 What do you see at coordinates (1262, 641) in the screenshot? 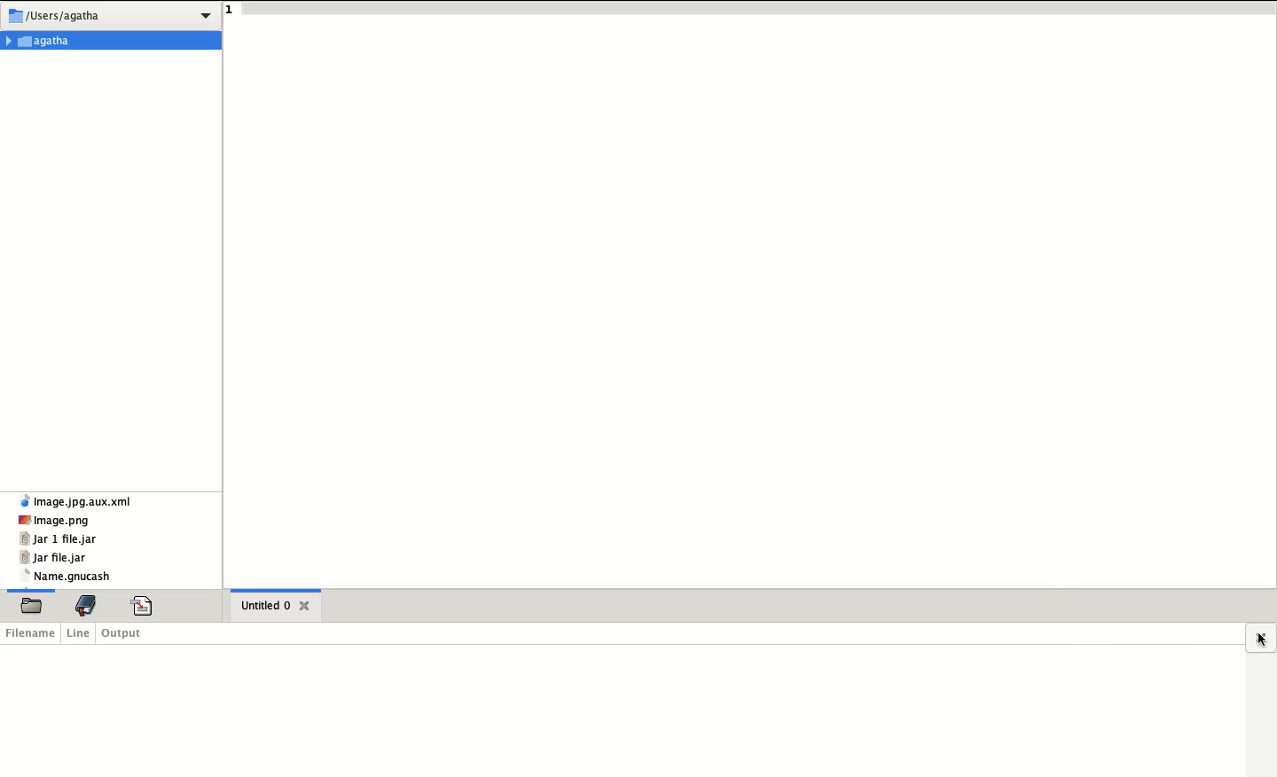
I see `cursor` at bounding box center [1262, 641].